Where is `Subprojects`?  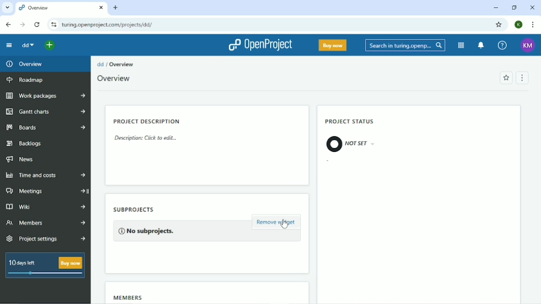
Subprojects is located at coordinates (145, 208).